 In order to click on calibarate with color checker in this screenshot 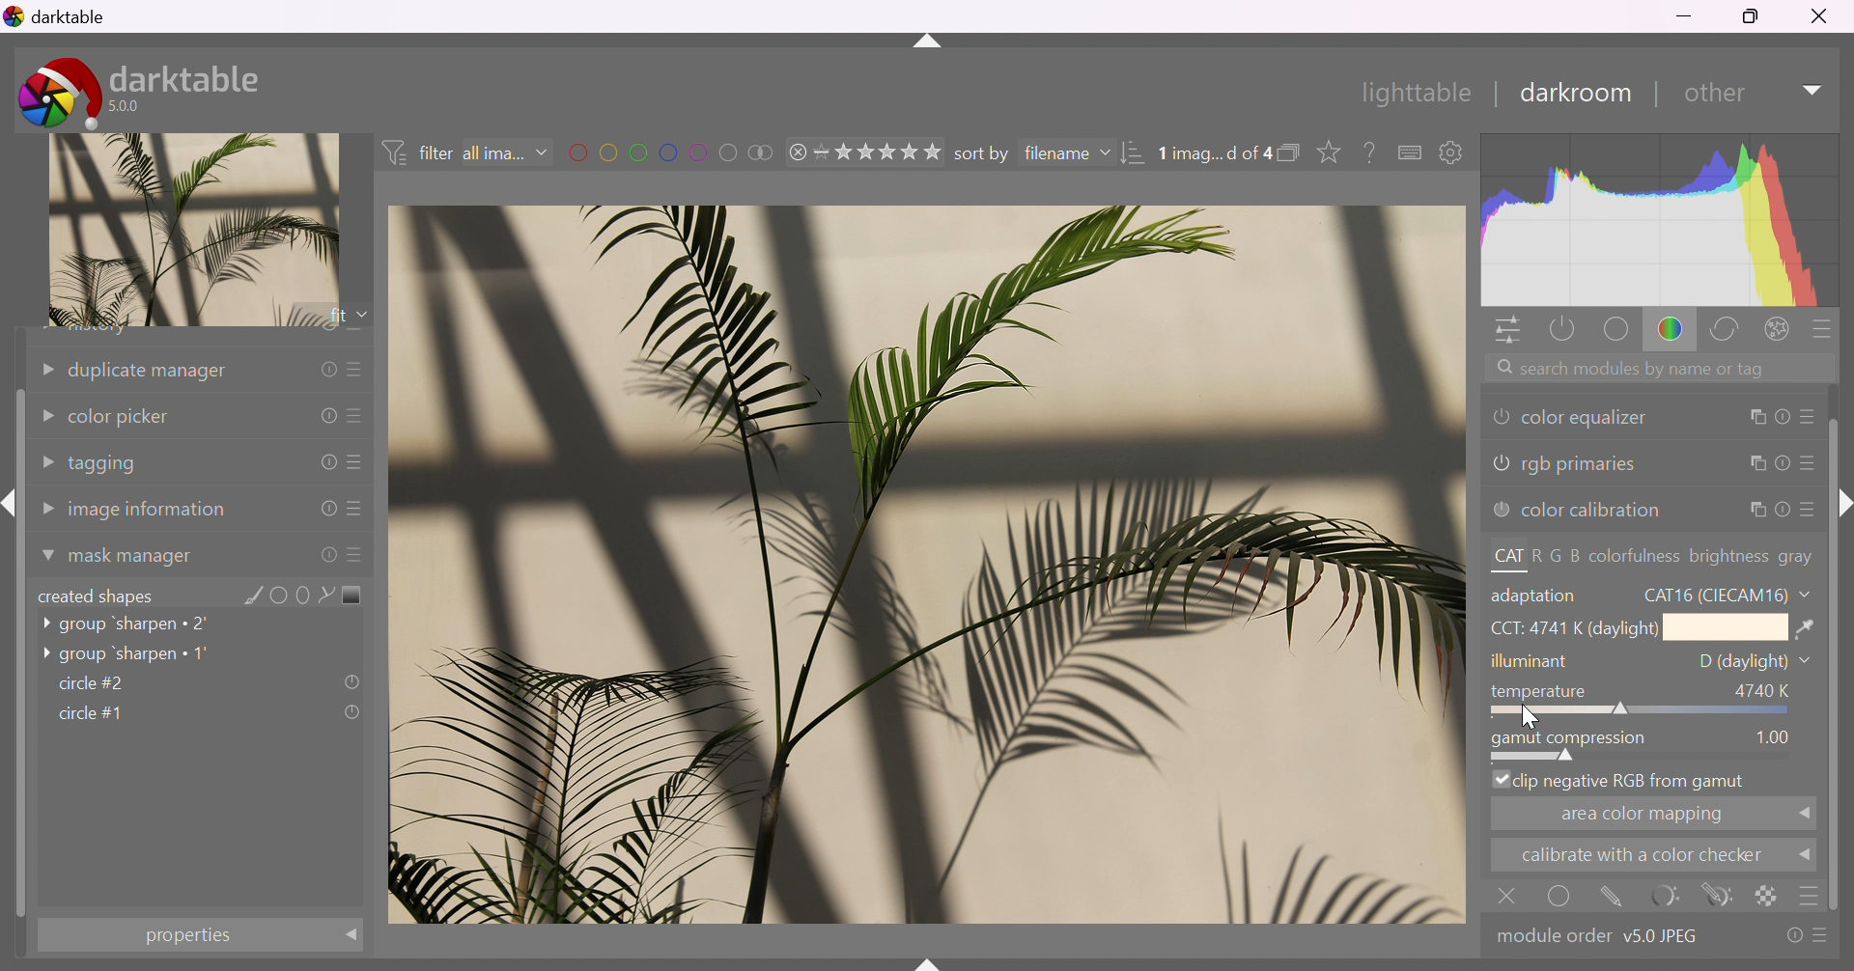, I will do `click(1654, 857)`.